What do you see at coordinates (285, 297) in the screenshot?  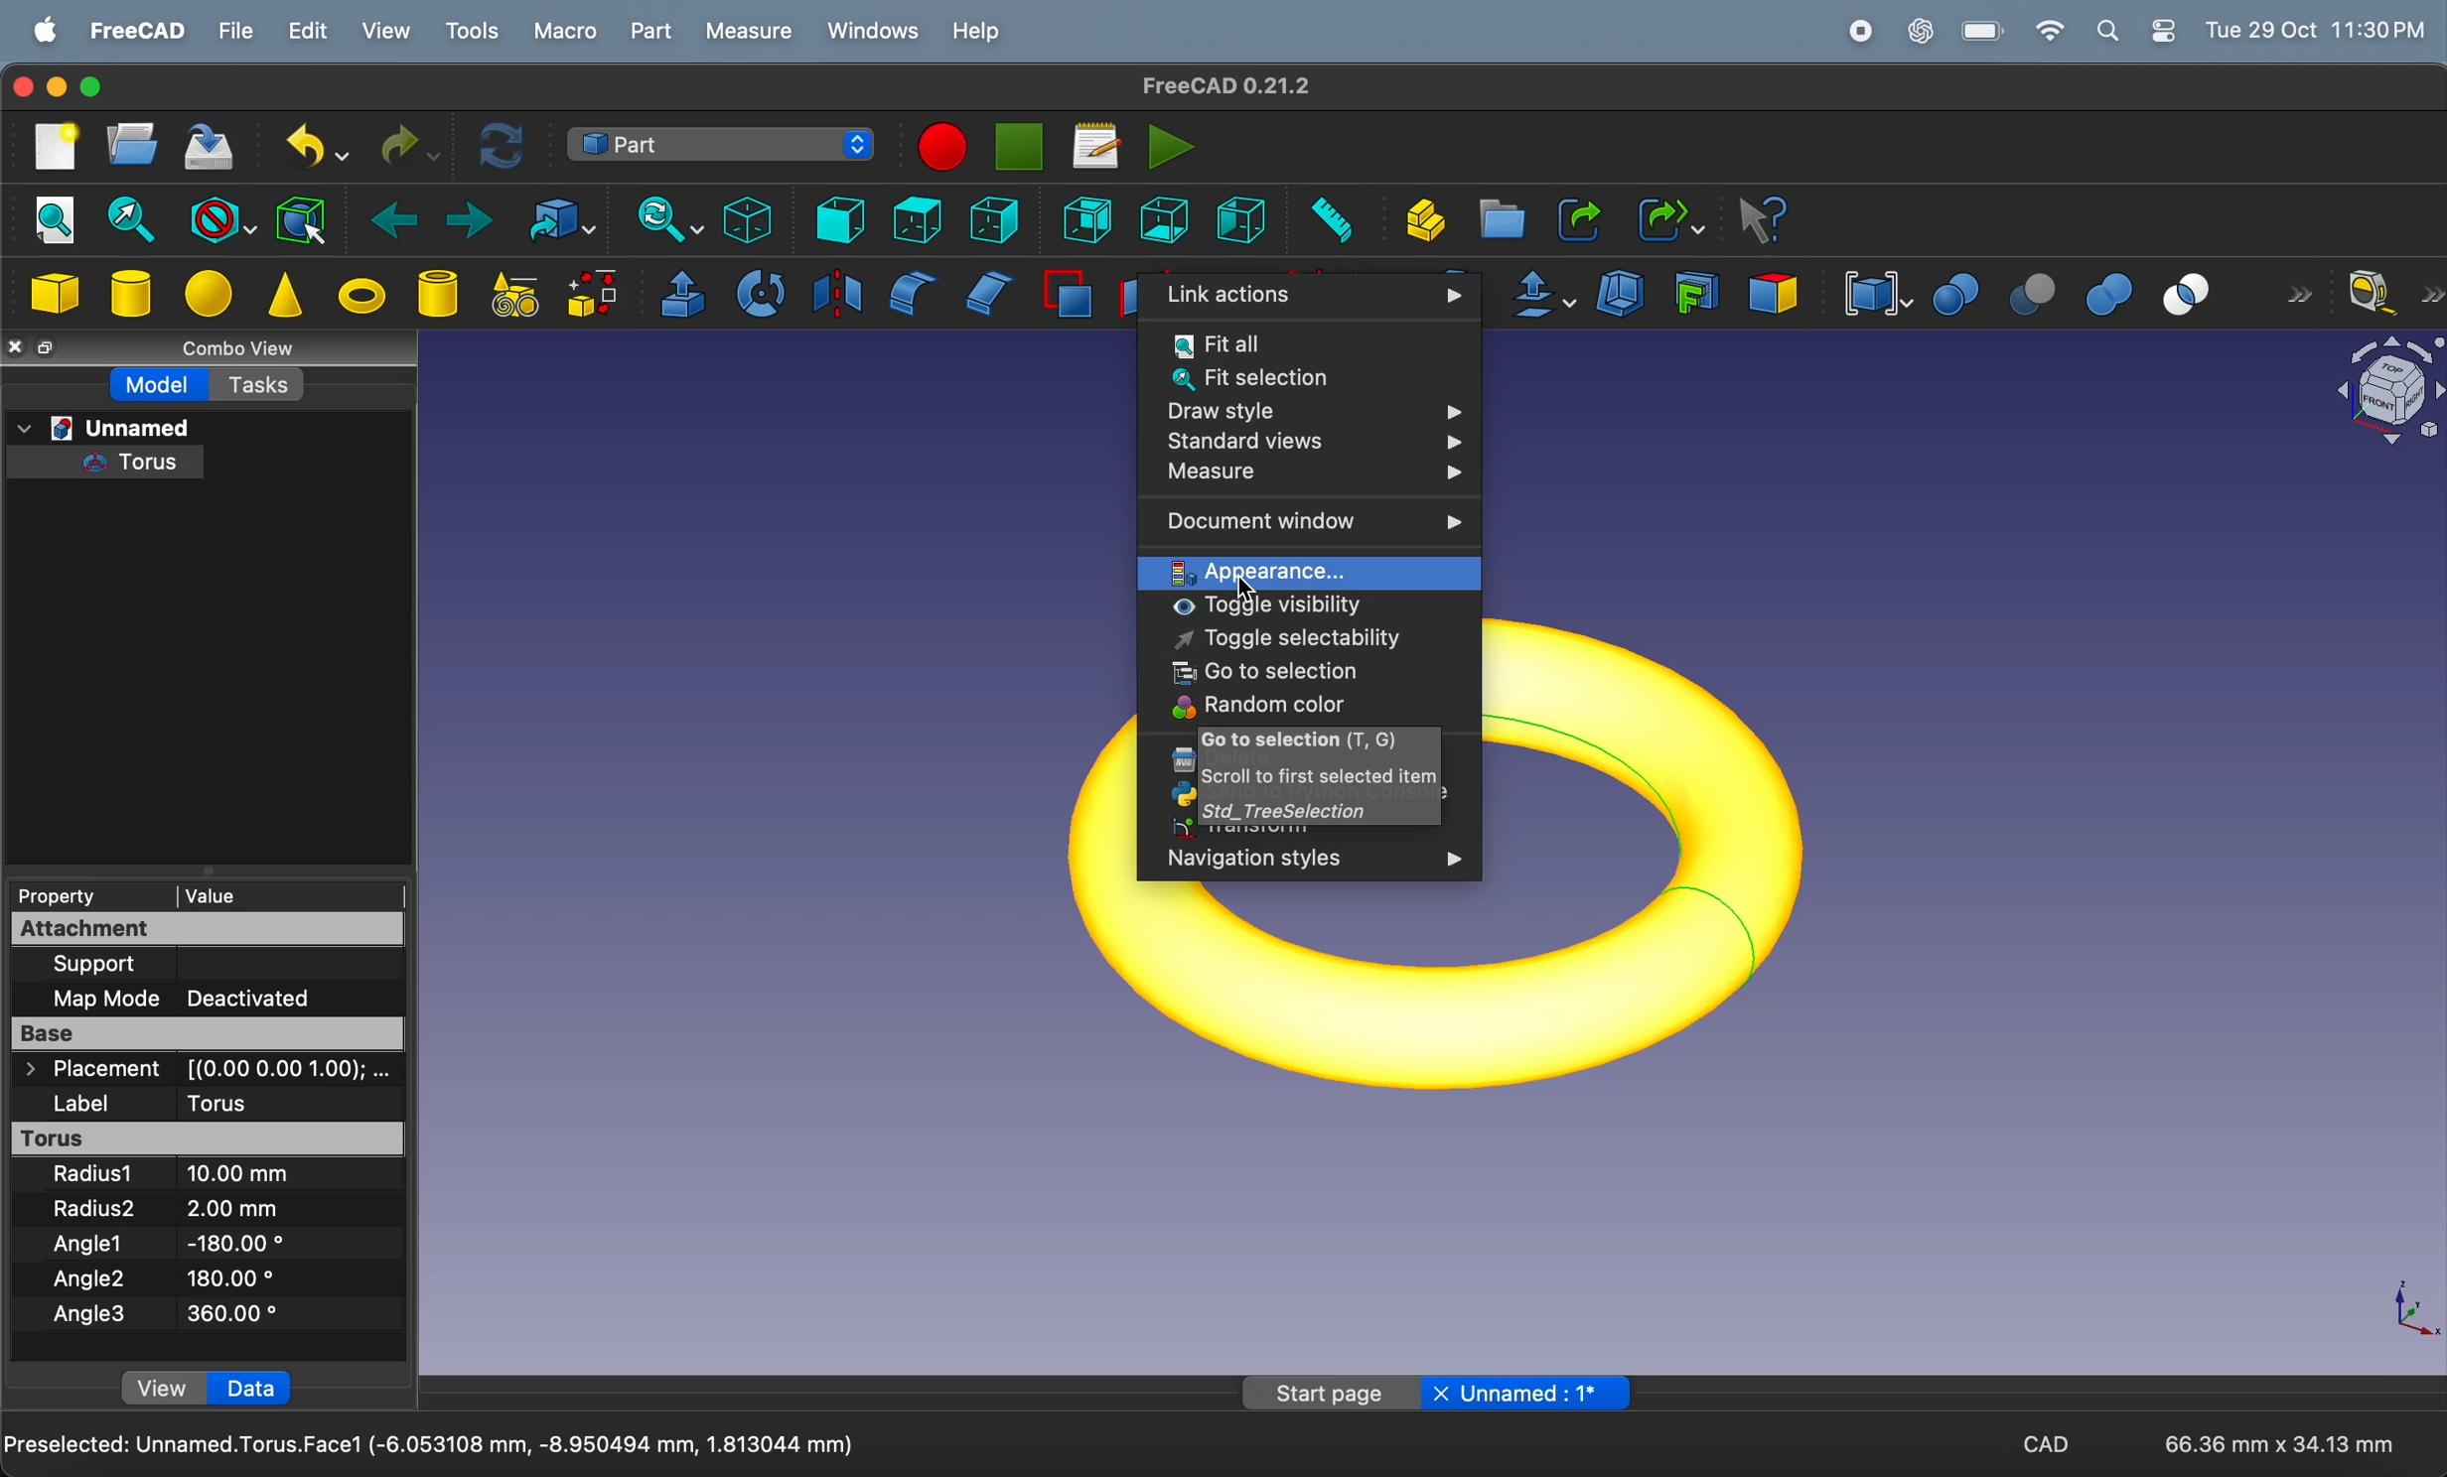 I see `cone` at bounding box center [285, 297].